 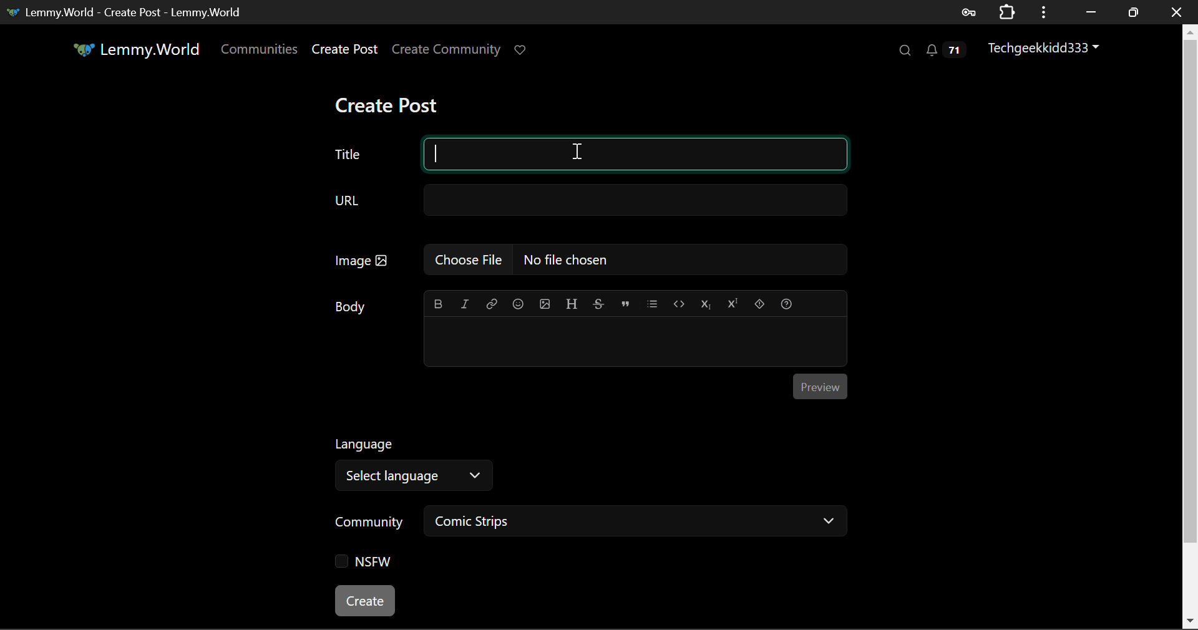 I want to click on upload image, so click(x=543, y=302).